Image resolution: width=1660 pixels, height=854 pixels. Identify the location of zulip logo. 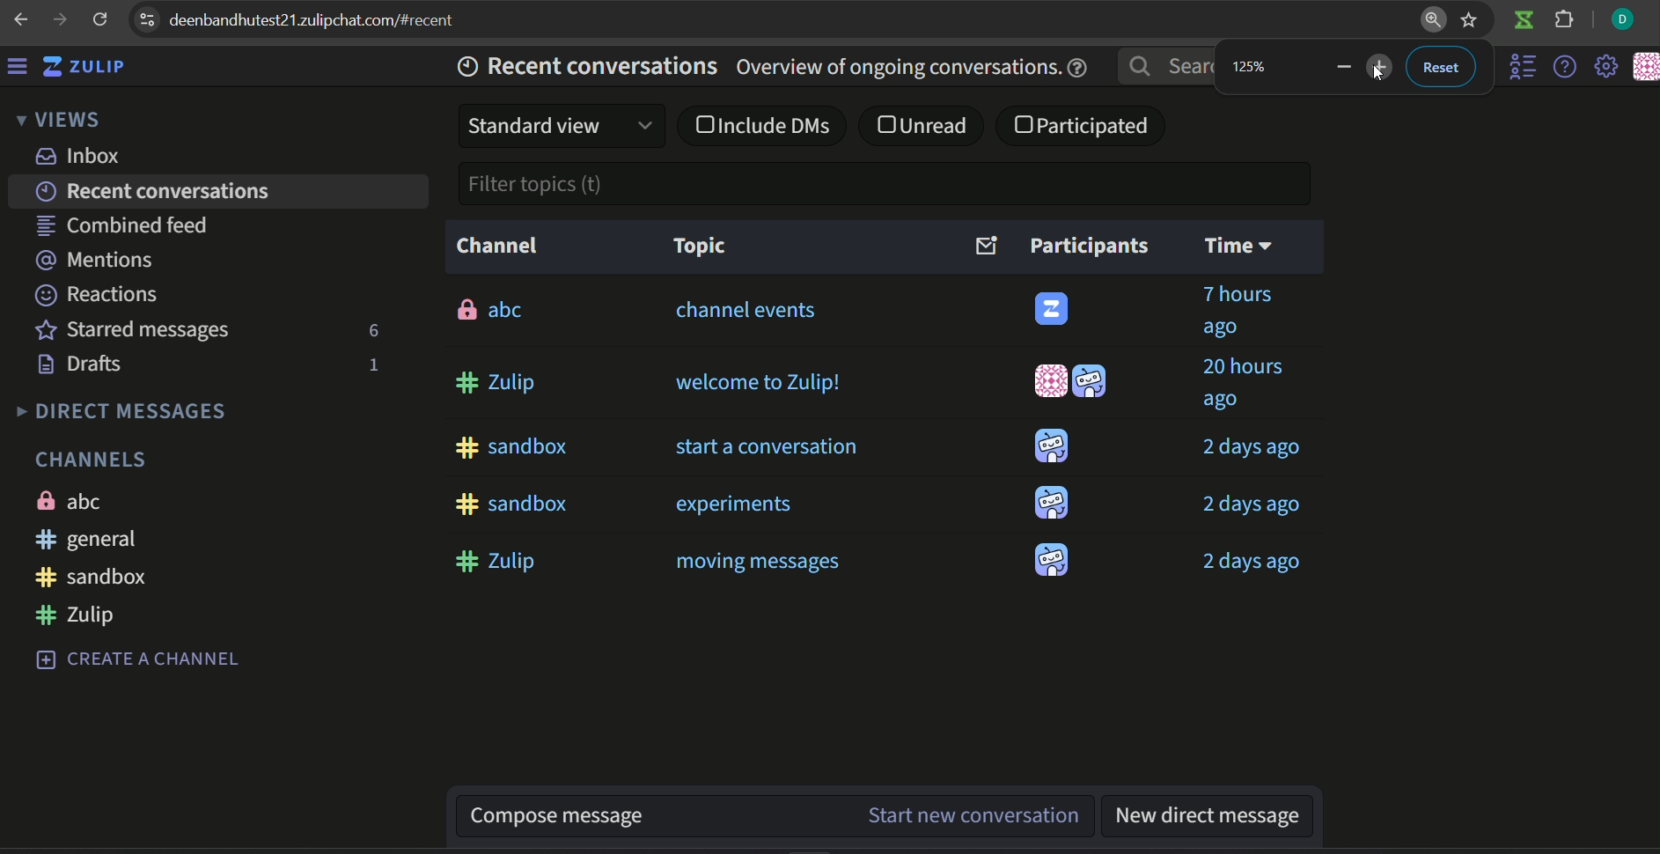
(93, 69).